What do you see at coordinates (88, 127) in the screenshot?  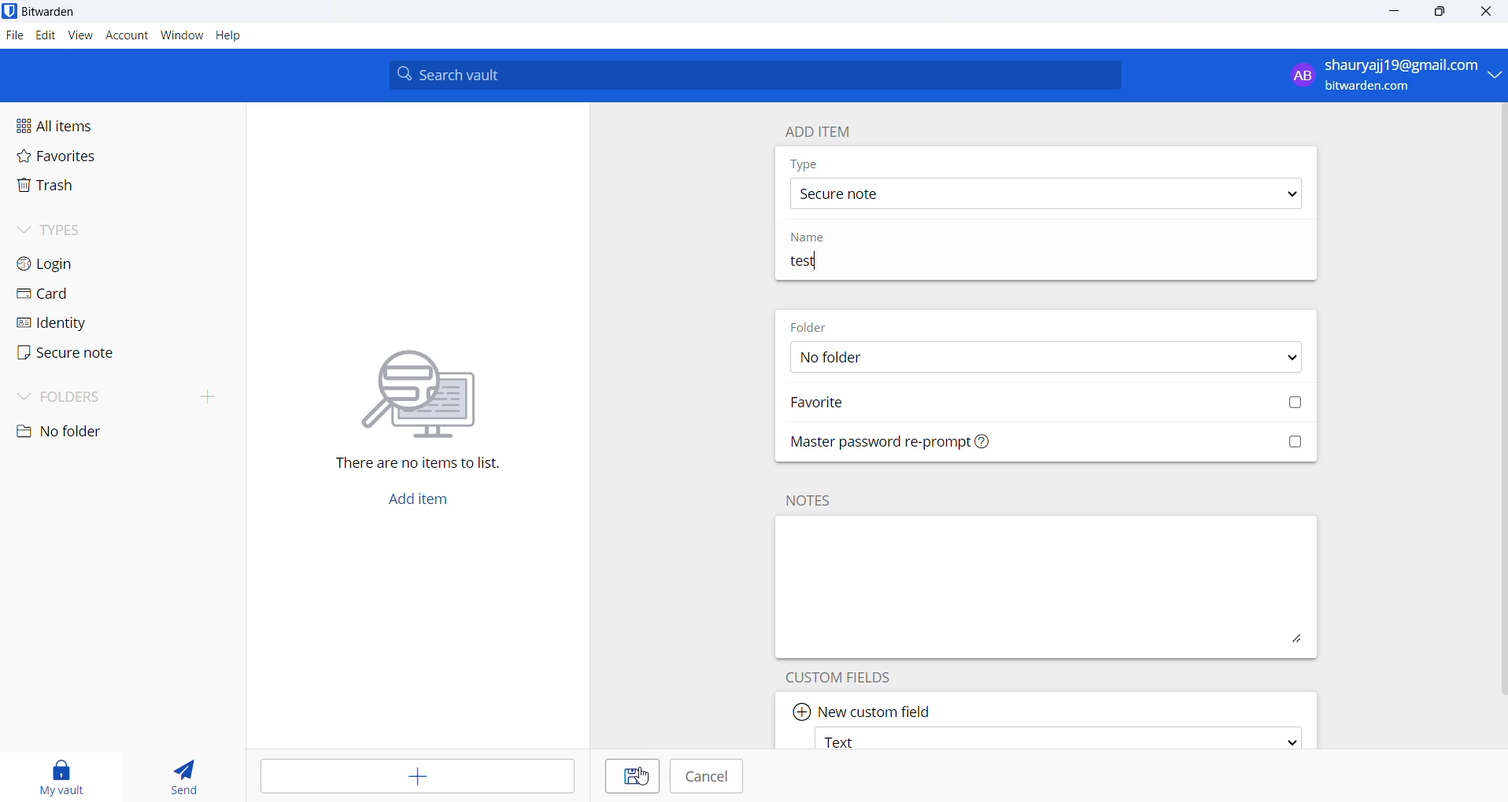 I see `all items` at bounding box center [88, 127].